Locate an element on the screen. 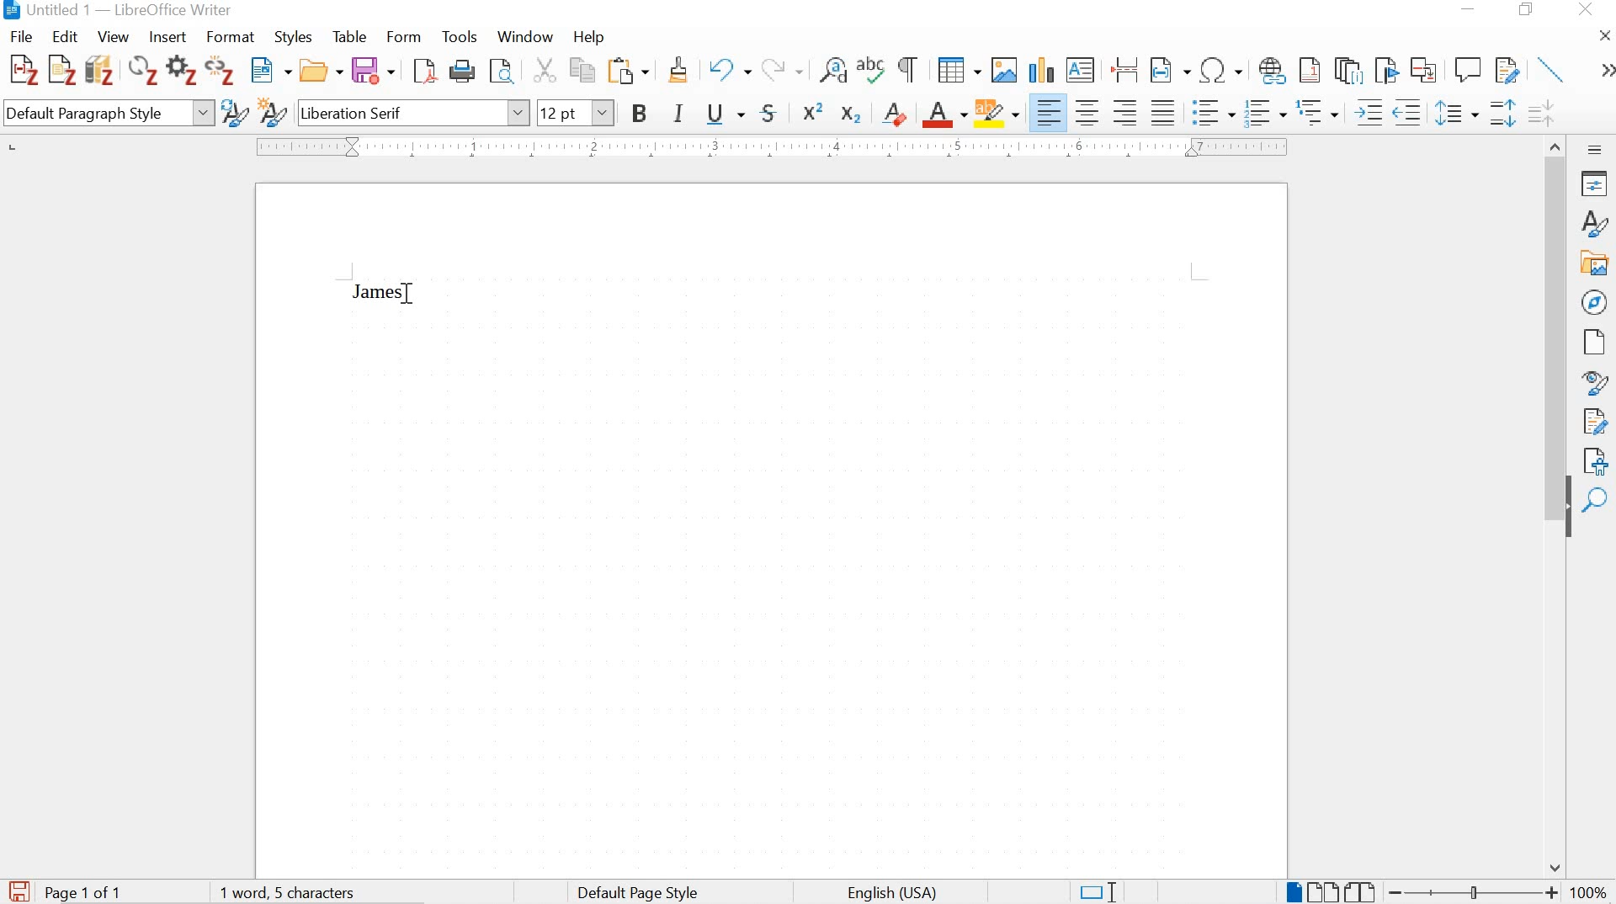 The image size is (1616, 904). insert line is located at coordinates (1552, 69).